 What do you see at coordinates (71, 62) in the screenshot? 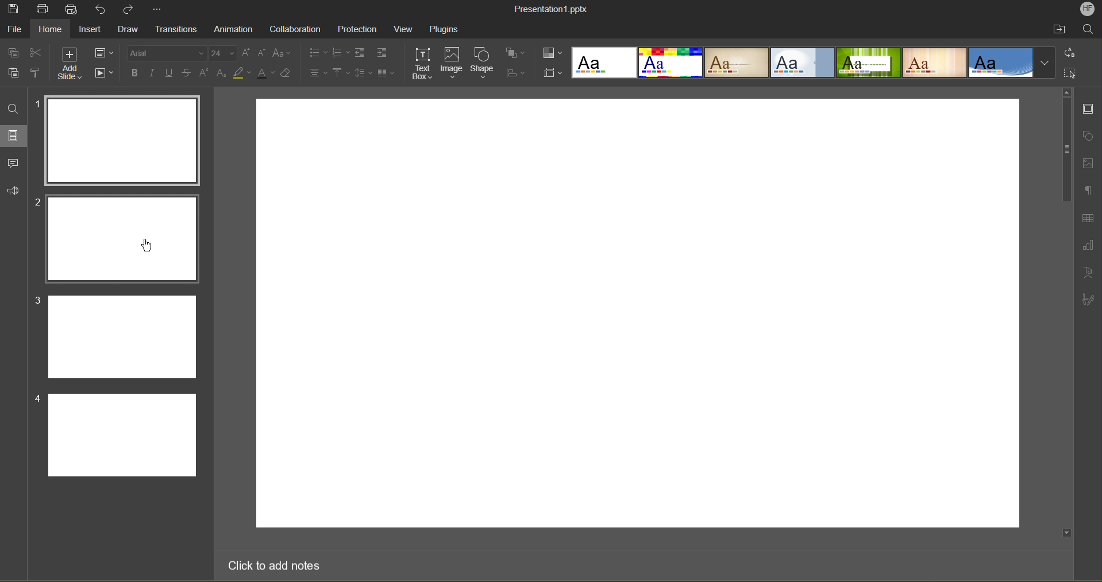
I see `Add Slide` at bounding box center [71, 62].